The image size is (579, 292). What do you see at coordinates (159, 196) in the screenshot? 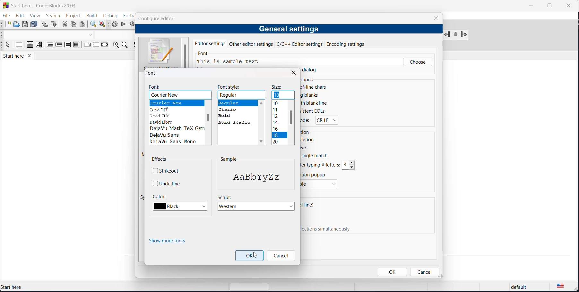
I see `color` at bounding box center [159, 196].